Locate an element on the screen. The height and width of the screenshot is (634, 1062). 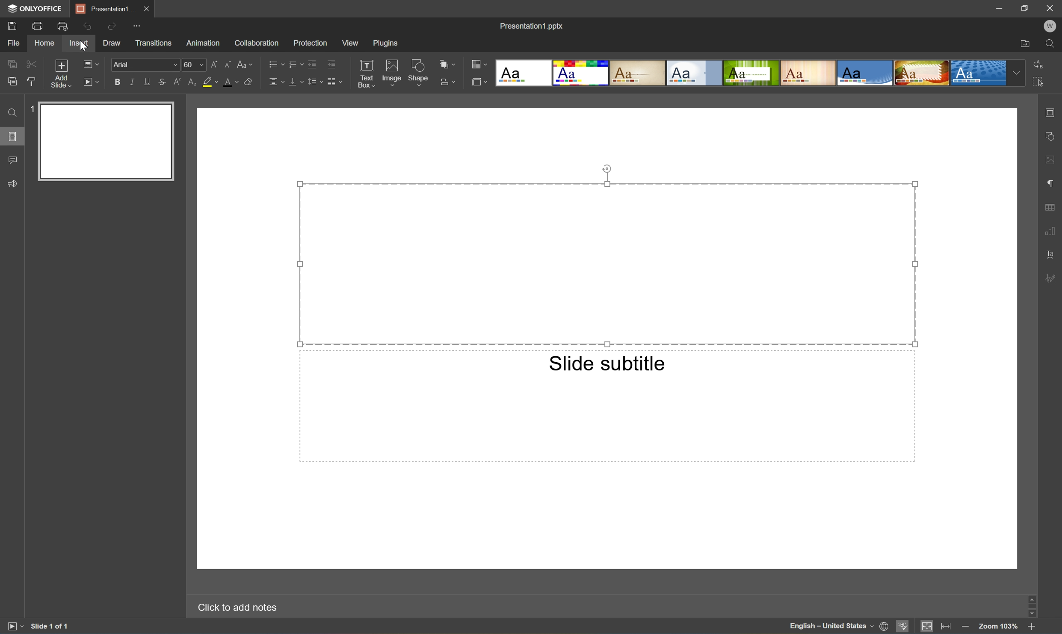
Insert columns is located at coordinates (334, 82).